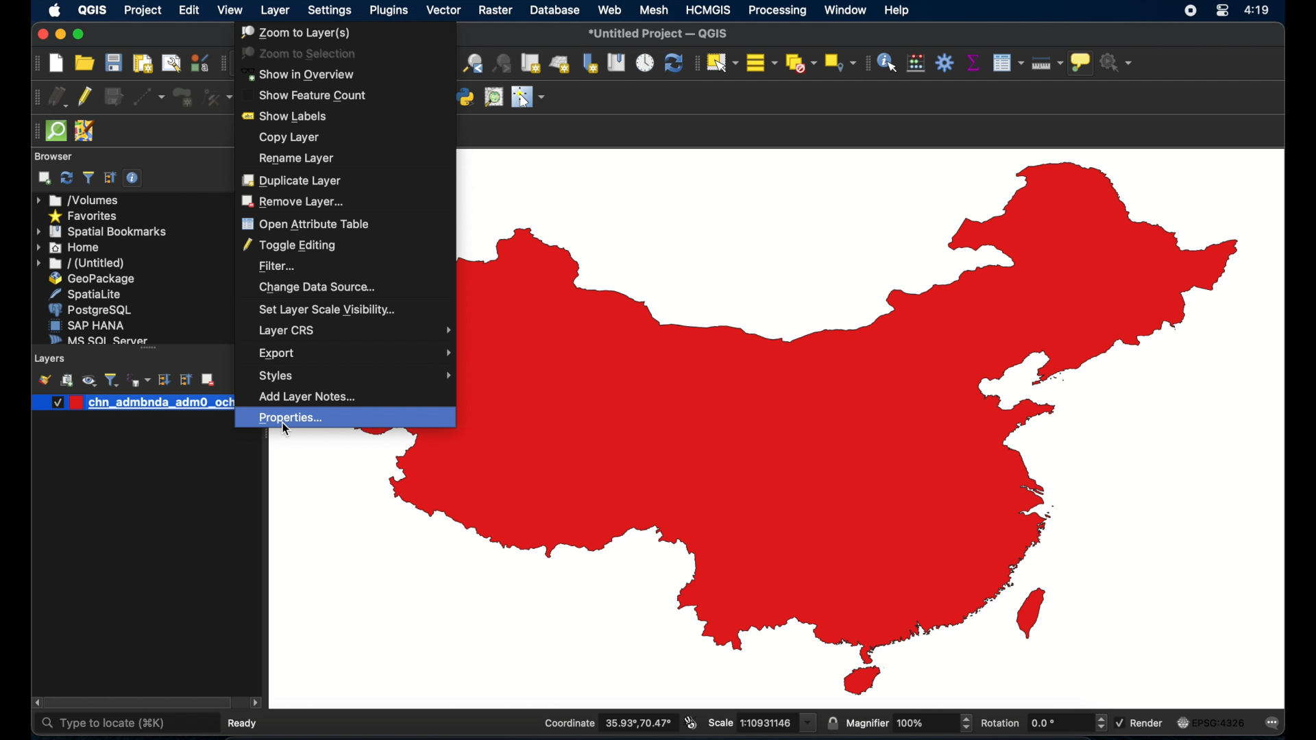 This screenshot has height=740, width=1316. I want to click on EPSG:4326, so click(1211, 721).